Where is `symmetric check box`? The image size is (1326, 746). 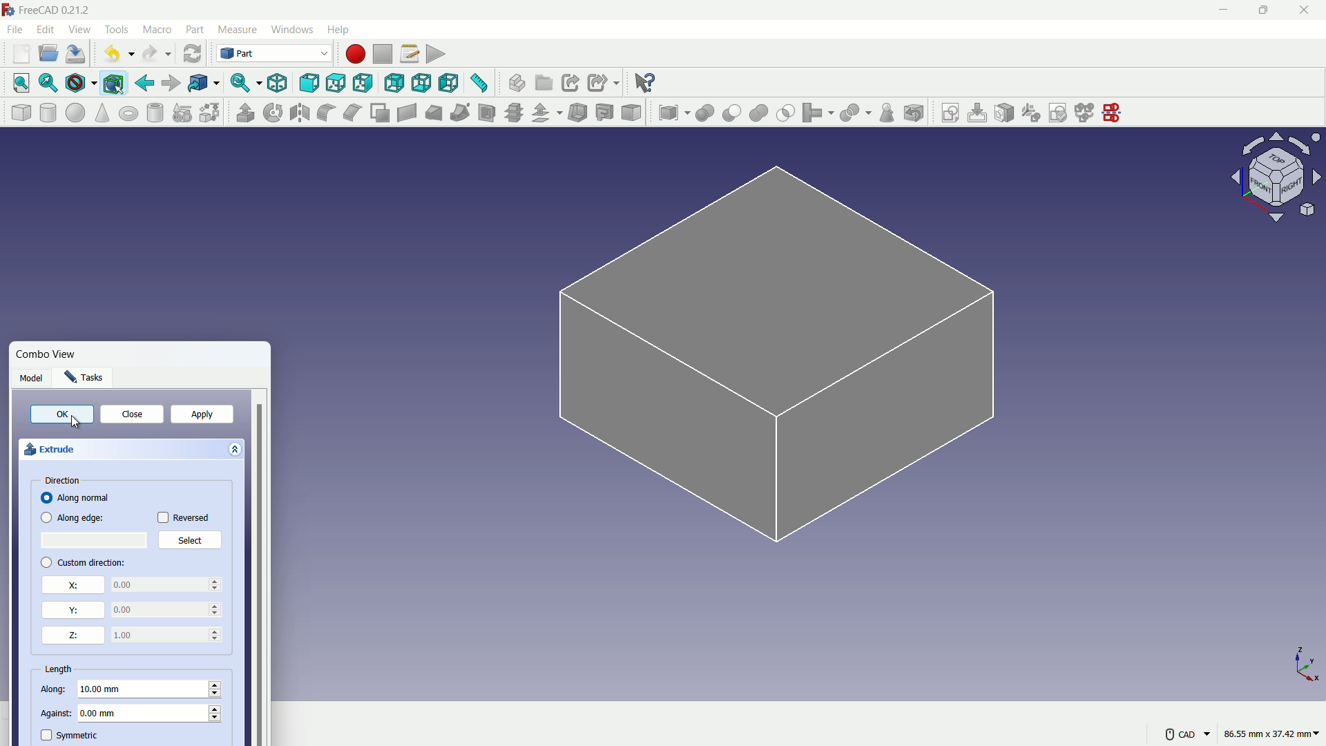
symmetric check box is located at coordinates (48, 734).